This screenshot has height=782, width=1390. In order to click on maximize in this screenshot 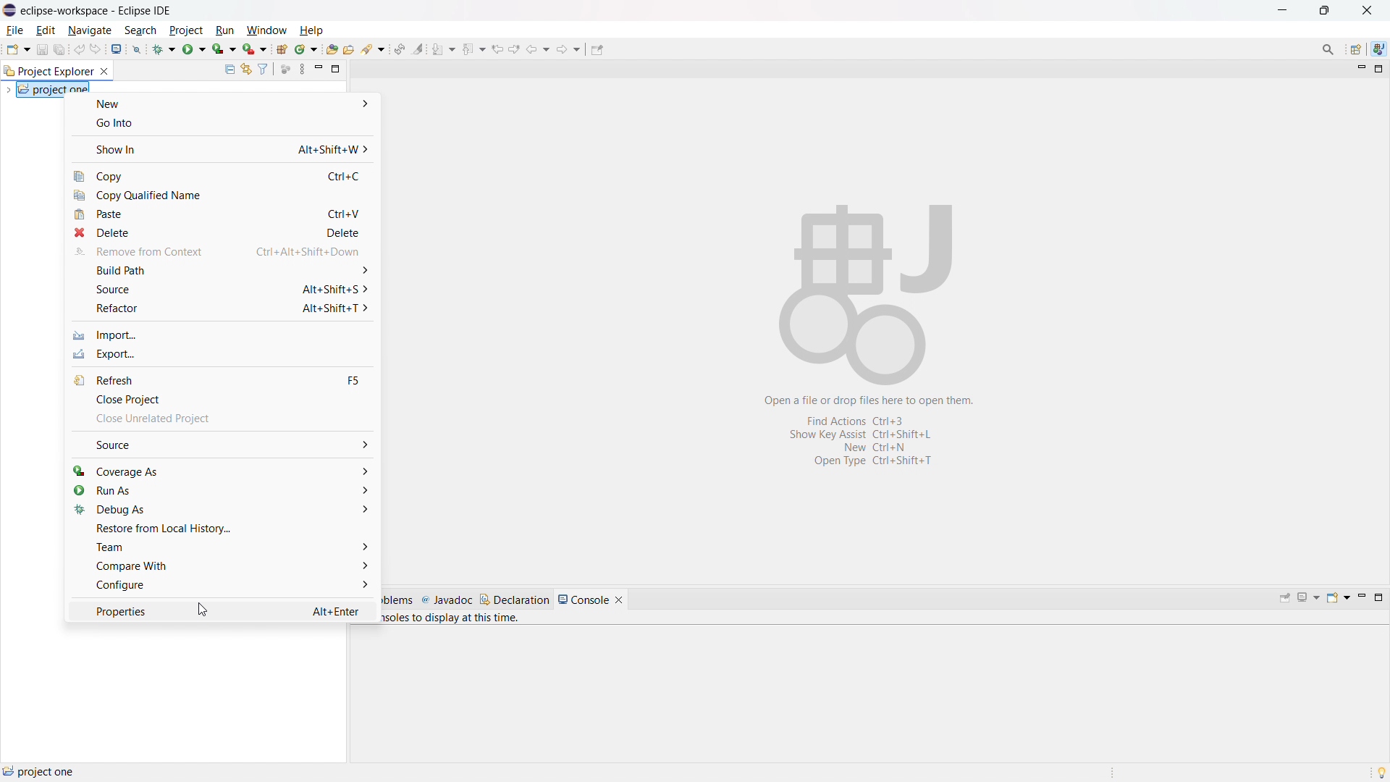, I will do `click(1379, 70)`.